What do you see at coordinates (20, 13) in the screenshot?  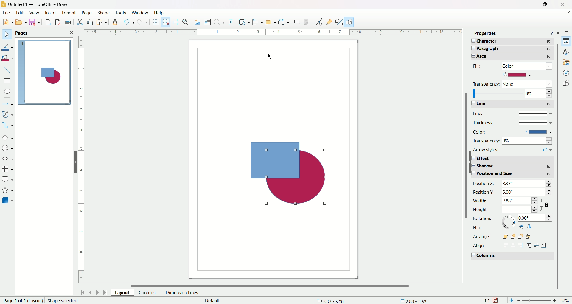 I see `edit` at bounding box center [20, 13].